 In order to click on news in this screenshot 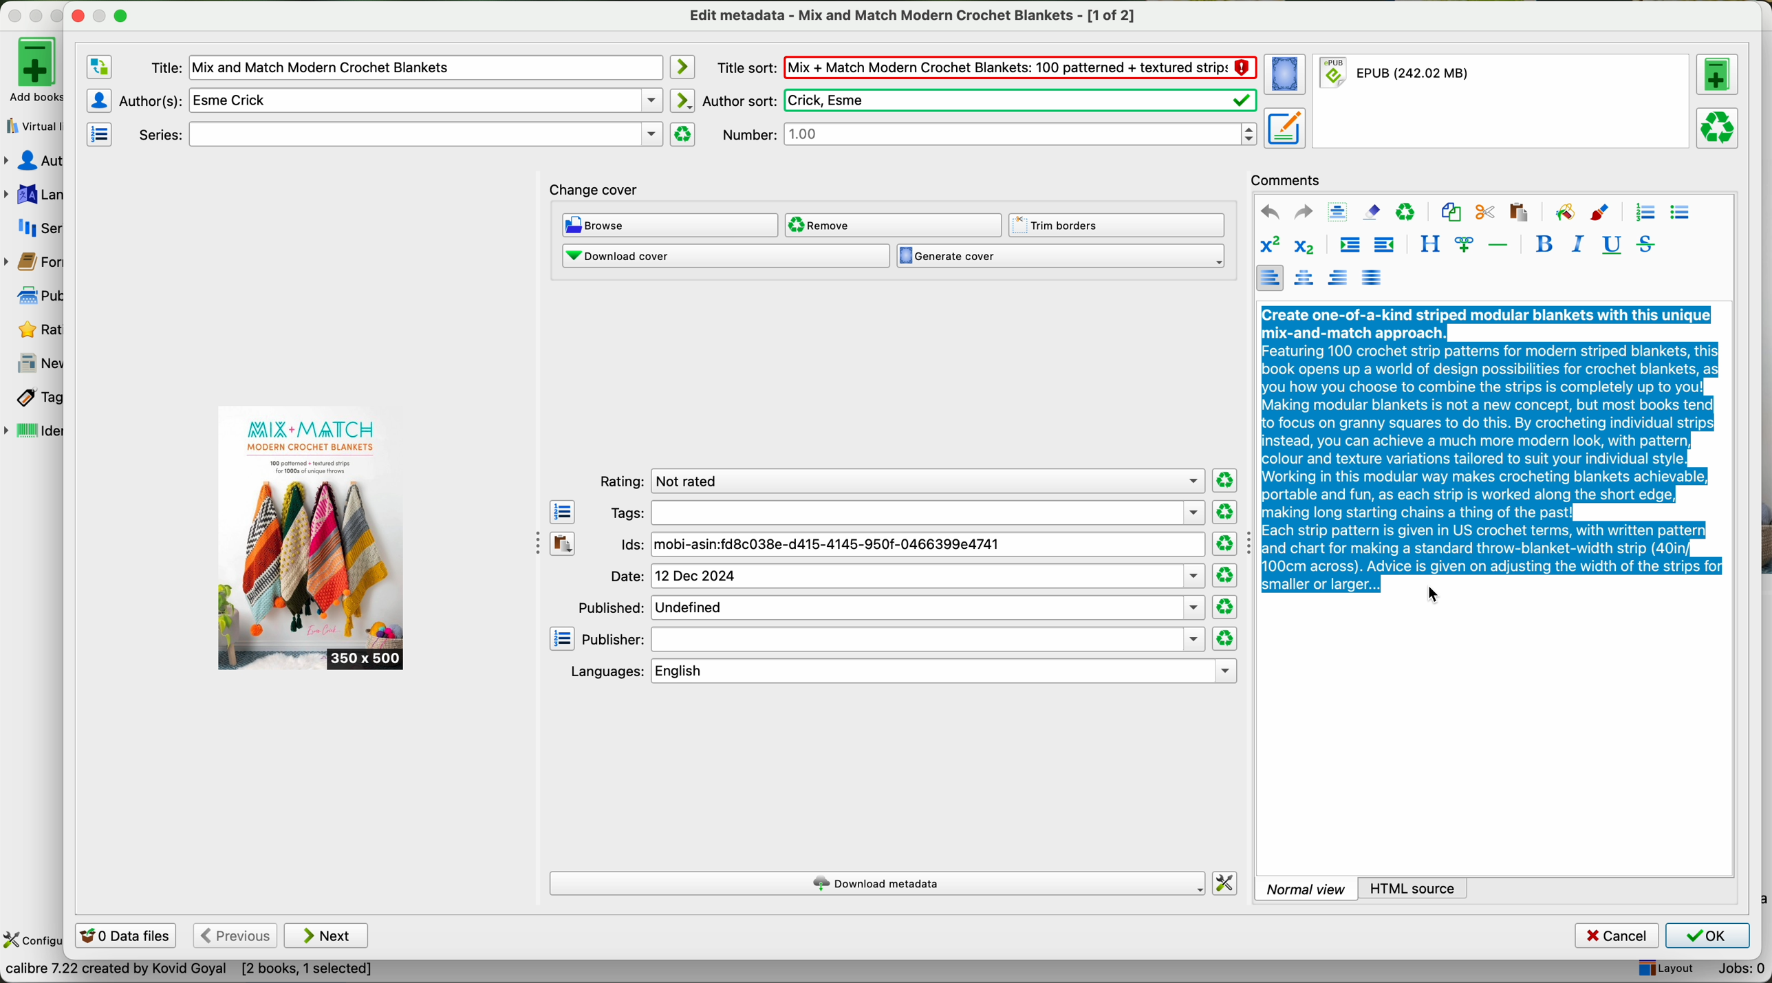, I will do `click(34, 364)`.